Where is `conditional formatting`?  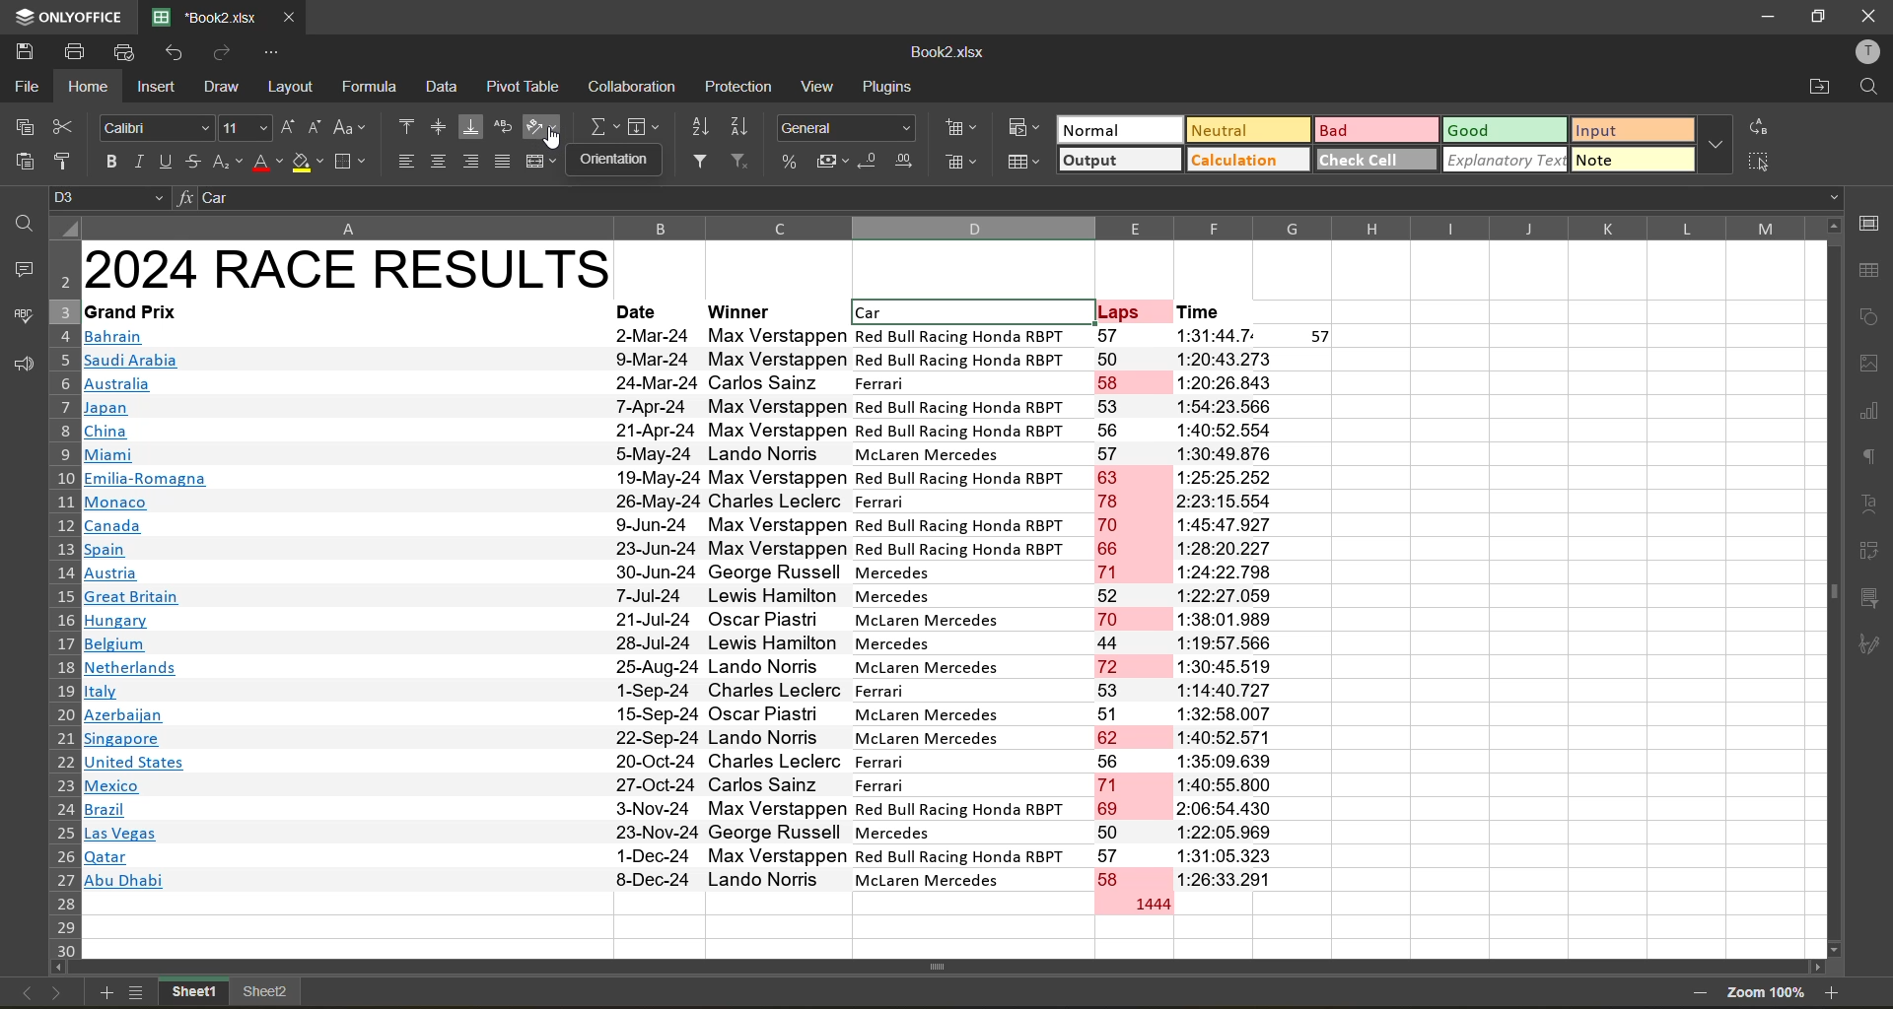 conditional formatting is located at coordinates (1023, 125).